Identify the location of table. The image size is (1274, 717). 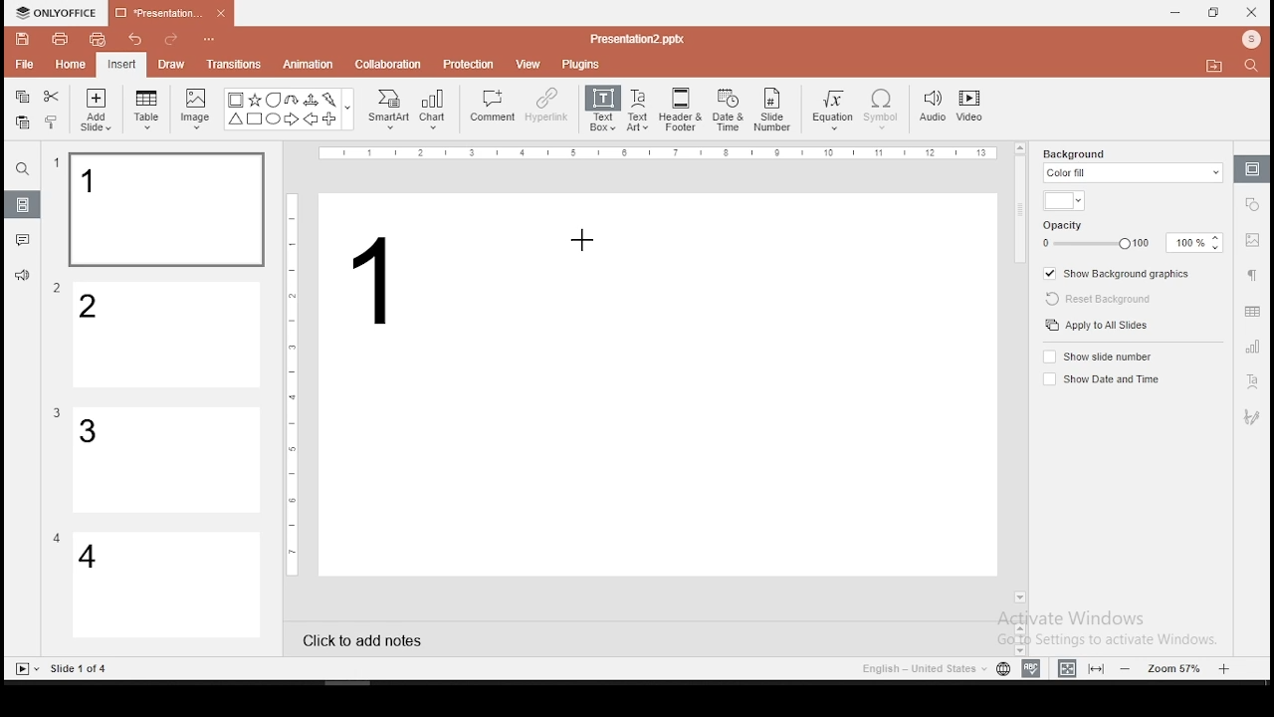
(149, 111).